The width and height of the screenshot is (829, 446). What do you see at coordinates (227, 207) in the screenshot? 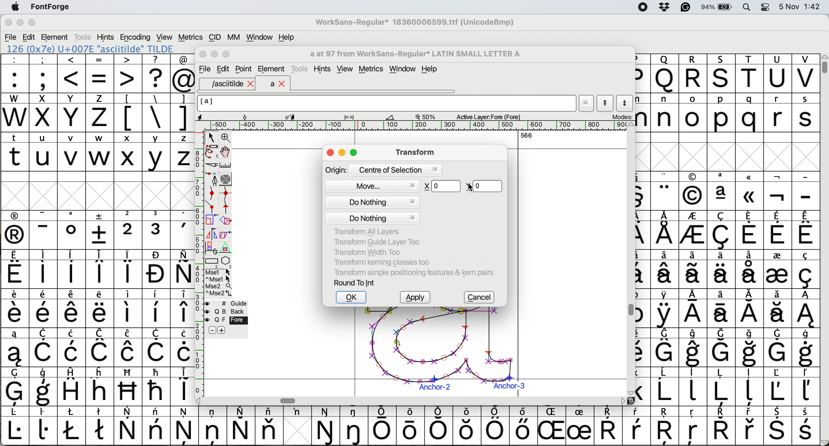
I see `add a tangent point` at bounding box center [227, 207].